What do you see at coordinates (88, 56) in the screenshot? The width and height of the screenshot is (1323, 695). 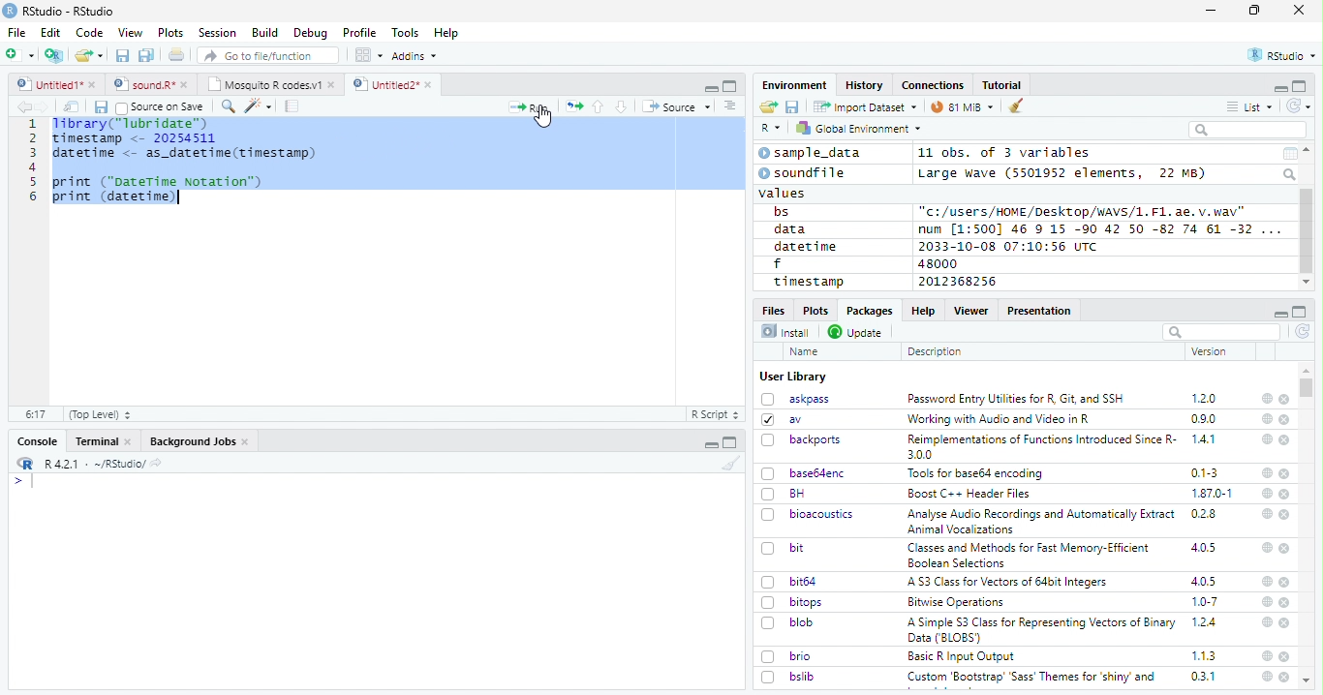 I see `open an existing file` at bounding box center [88, 56].